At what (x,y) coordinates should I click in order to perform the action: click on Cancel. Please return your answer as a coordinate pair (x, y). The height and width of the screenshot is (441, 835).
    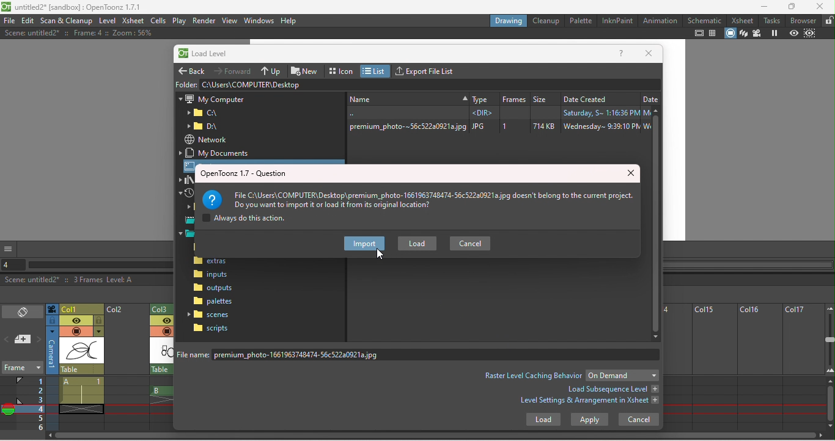
    Looking at the image, I should click on (470, 242).